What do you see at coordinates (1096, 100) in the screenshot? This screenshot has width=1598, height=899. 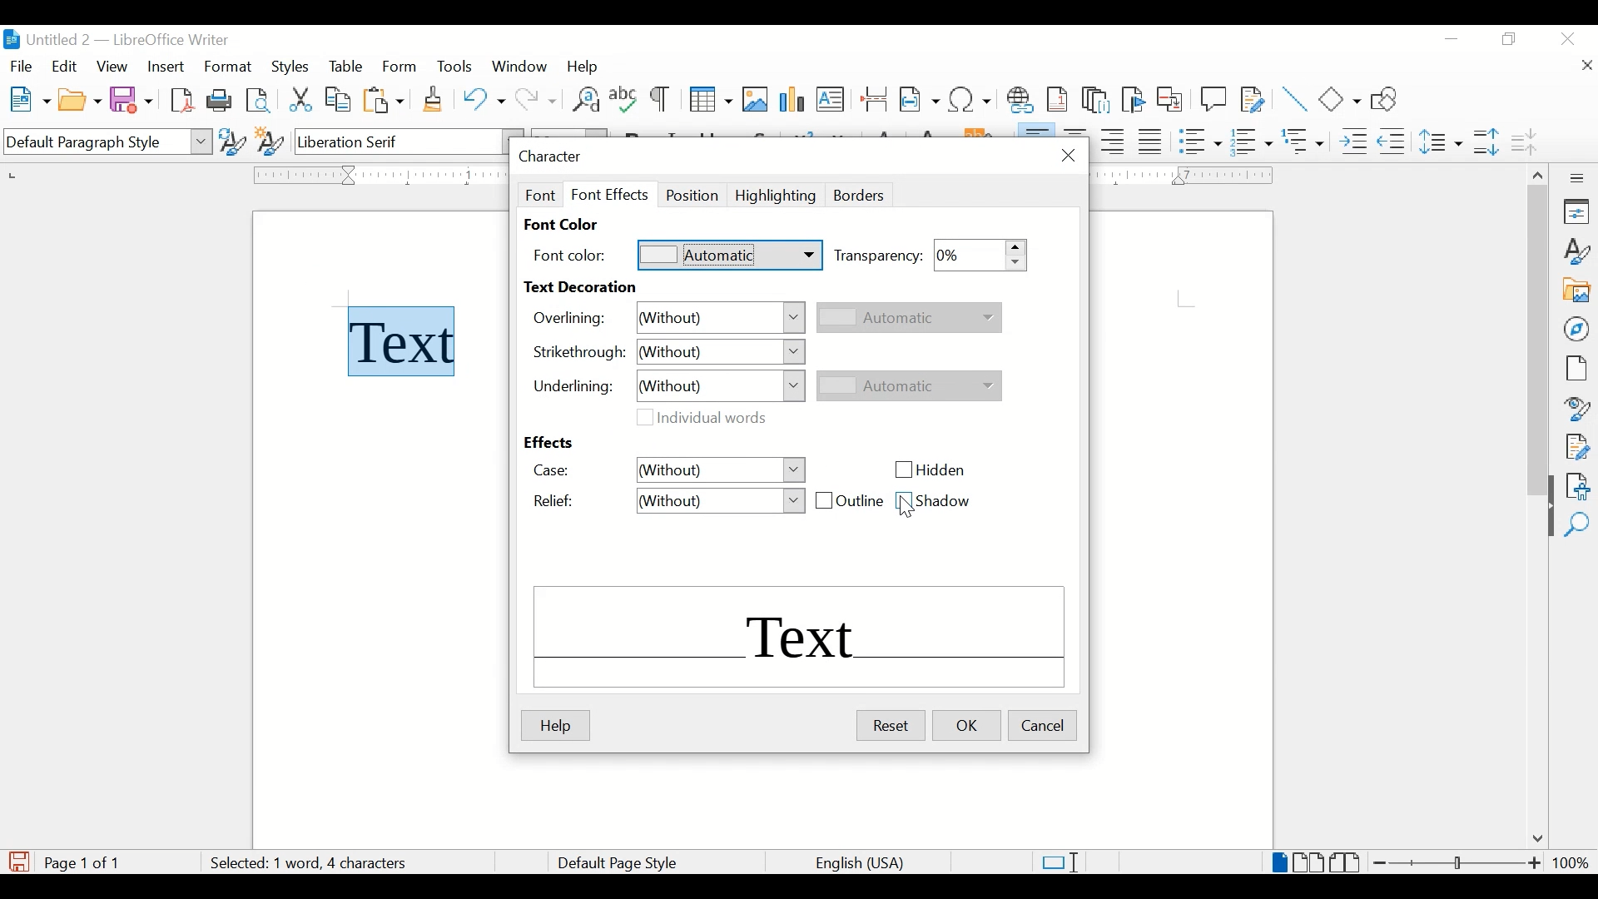 I see `insert endnote` at bounding box center [1096, 100].